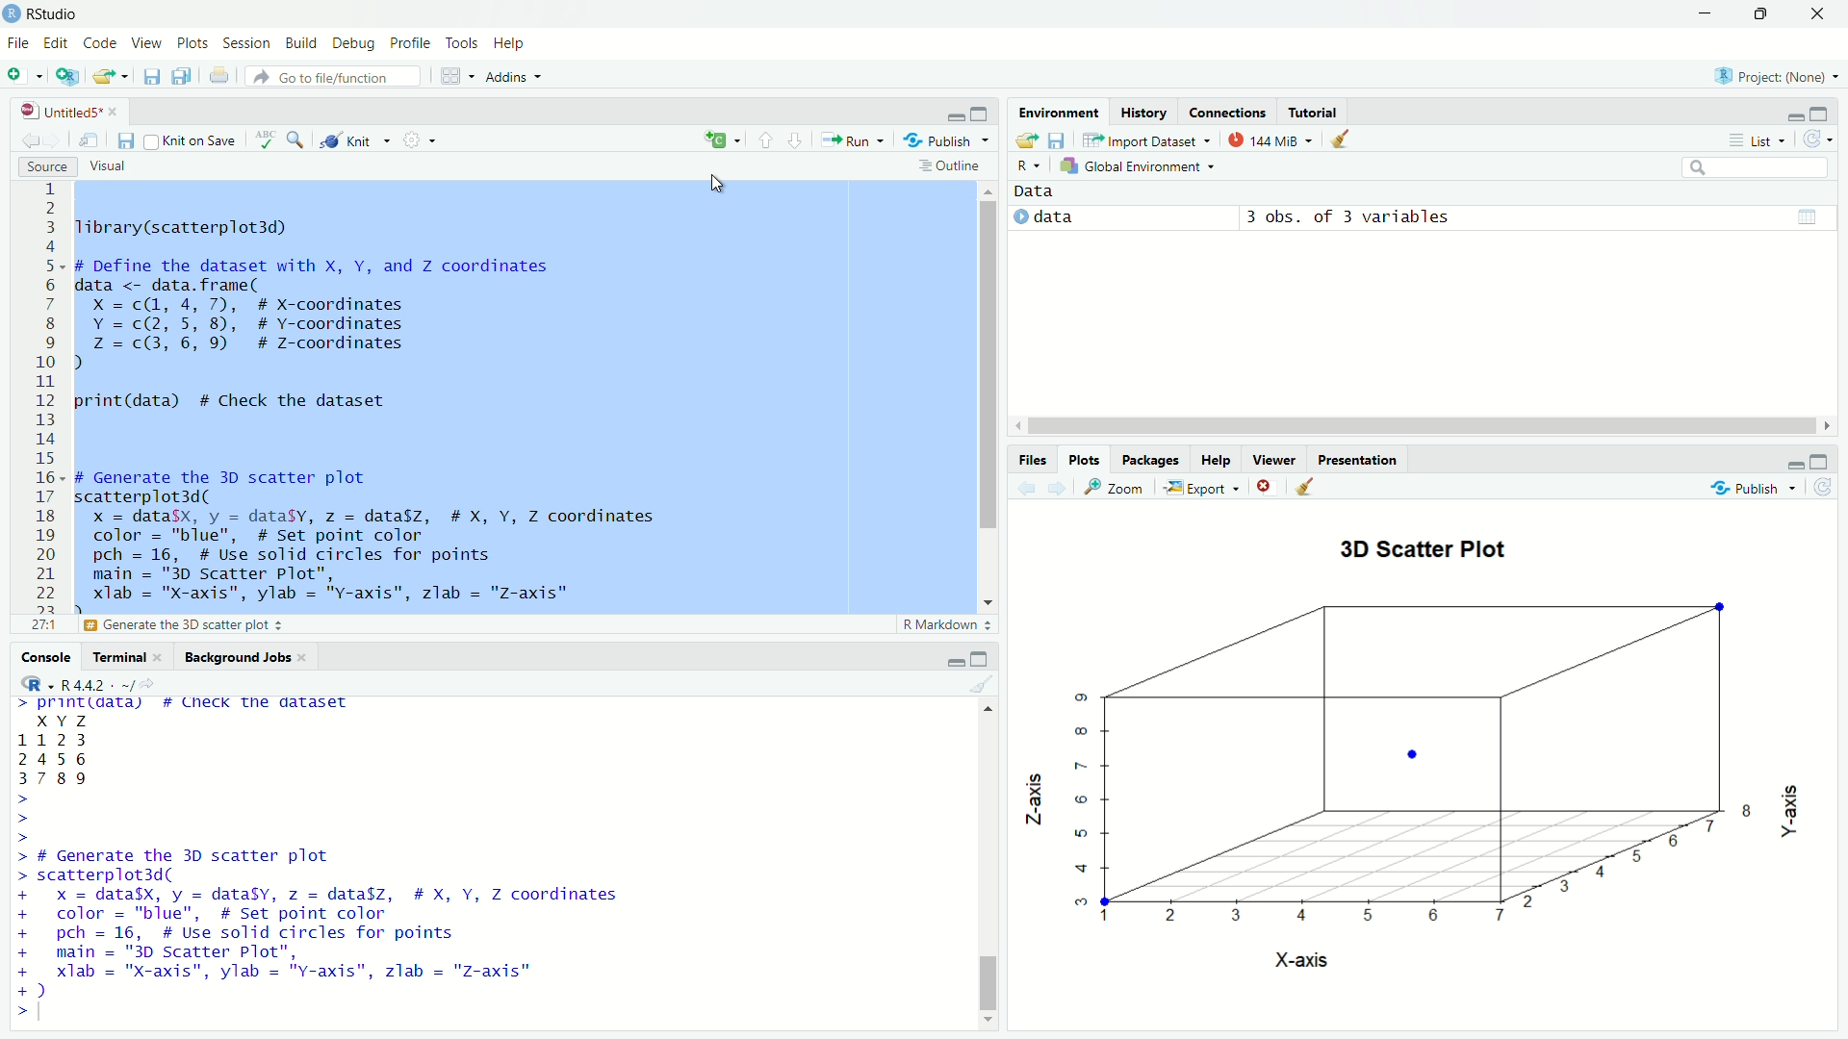 The width and height of the screenshot is (1848, 1039). Describe the element at coordinates (1795, 811) in the screenshot. I see `y-axis` at that location.